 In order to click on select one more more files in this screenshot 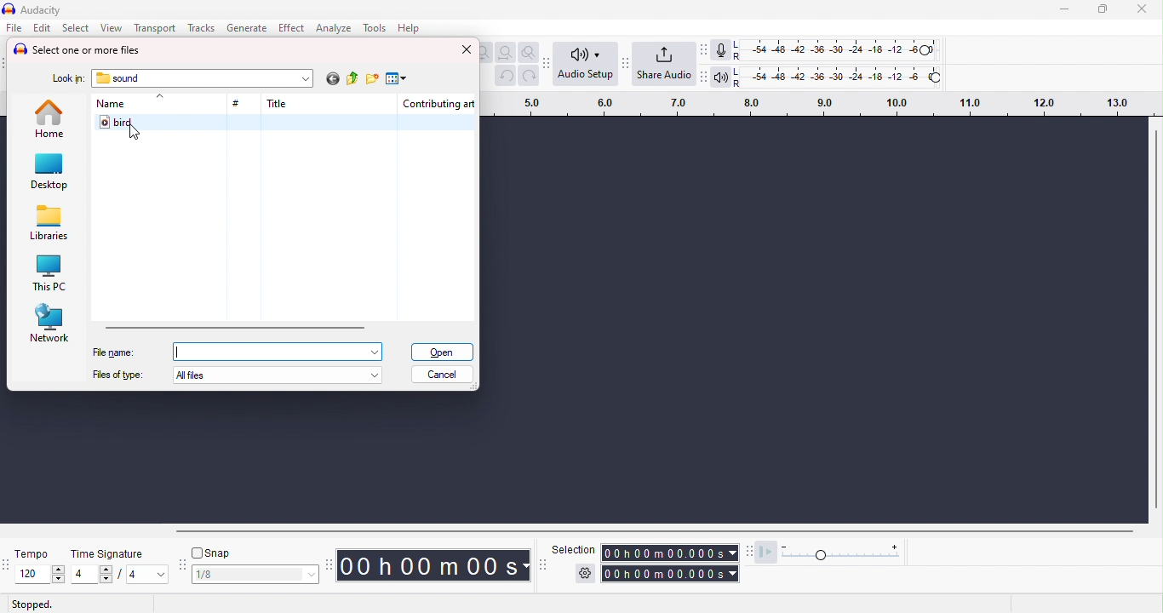, I will do `click(77, 50)`.